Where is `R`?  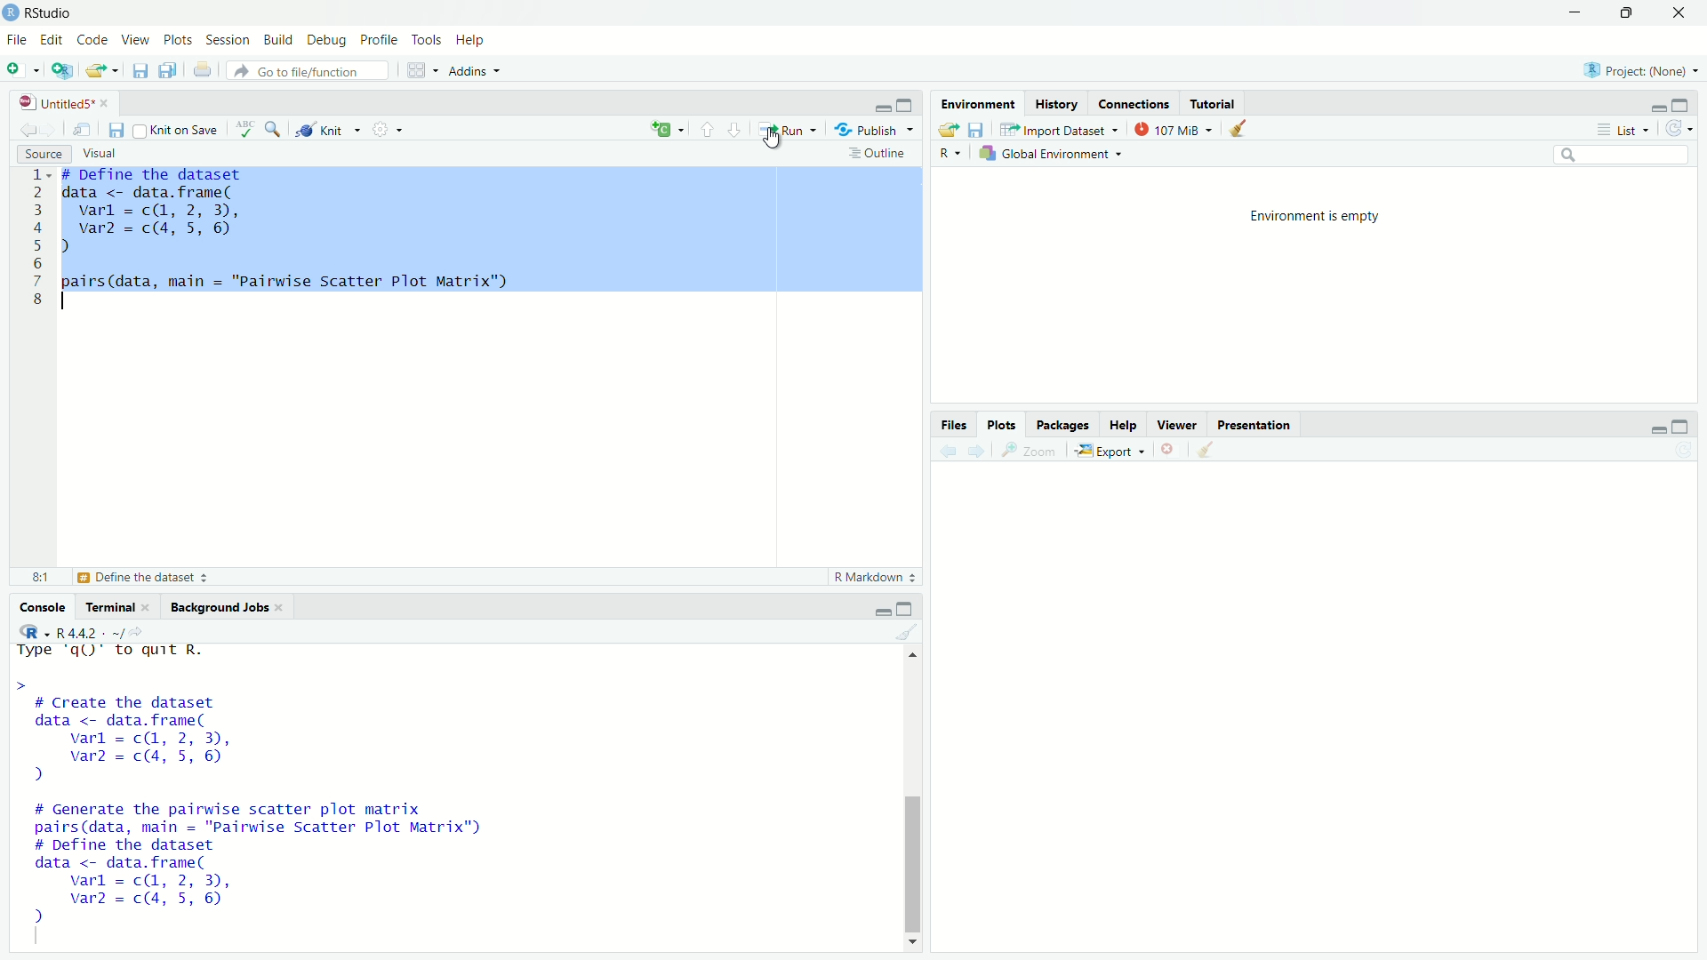
R is located at coordinates (30, 631).